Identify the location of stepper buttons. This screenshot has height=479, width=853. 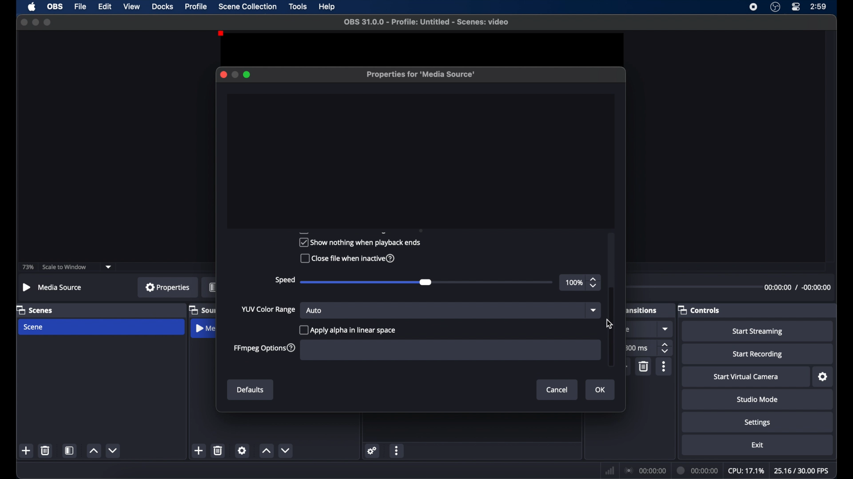
(666, 348).